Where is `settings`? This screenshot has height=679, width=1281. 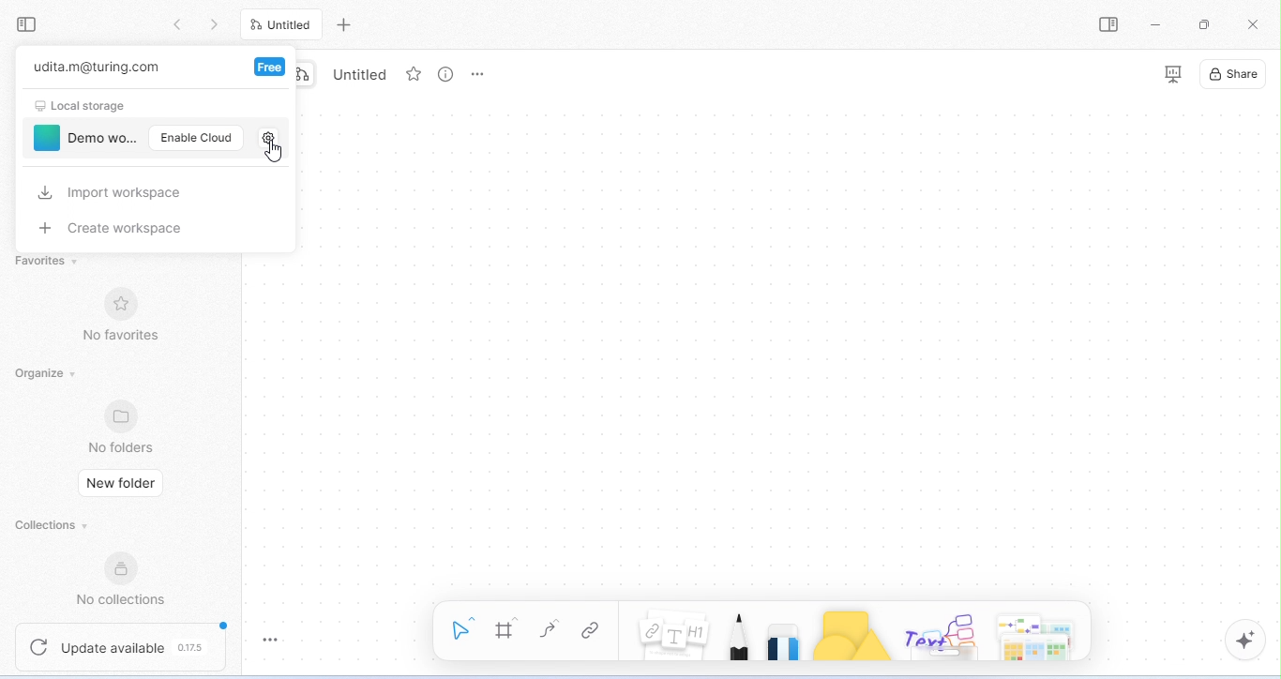
settings is located at coordinates (269, 138).